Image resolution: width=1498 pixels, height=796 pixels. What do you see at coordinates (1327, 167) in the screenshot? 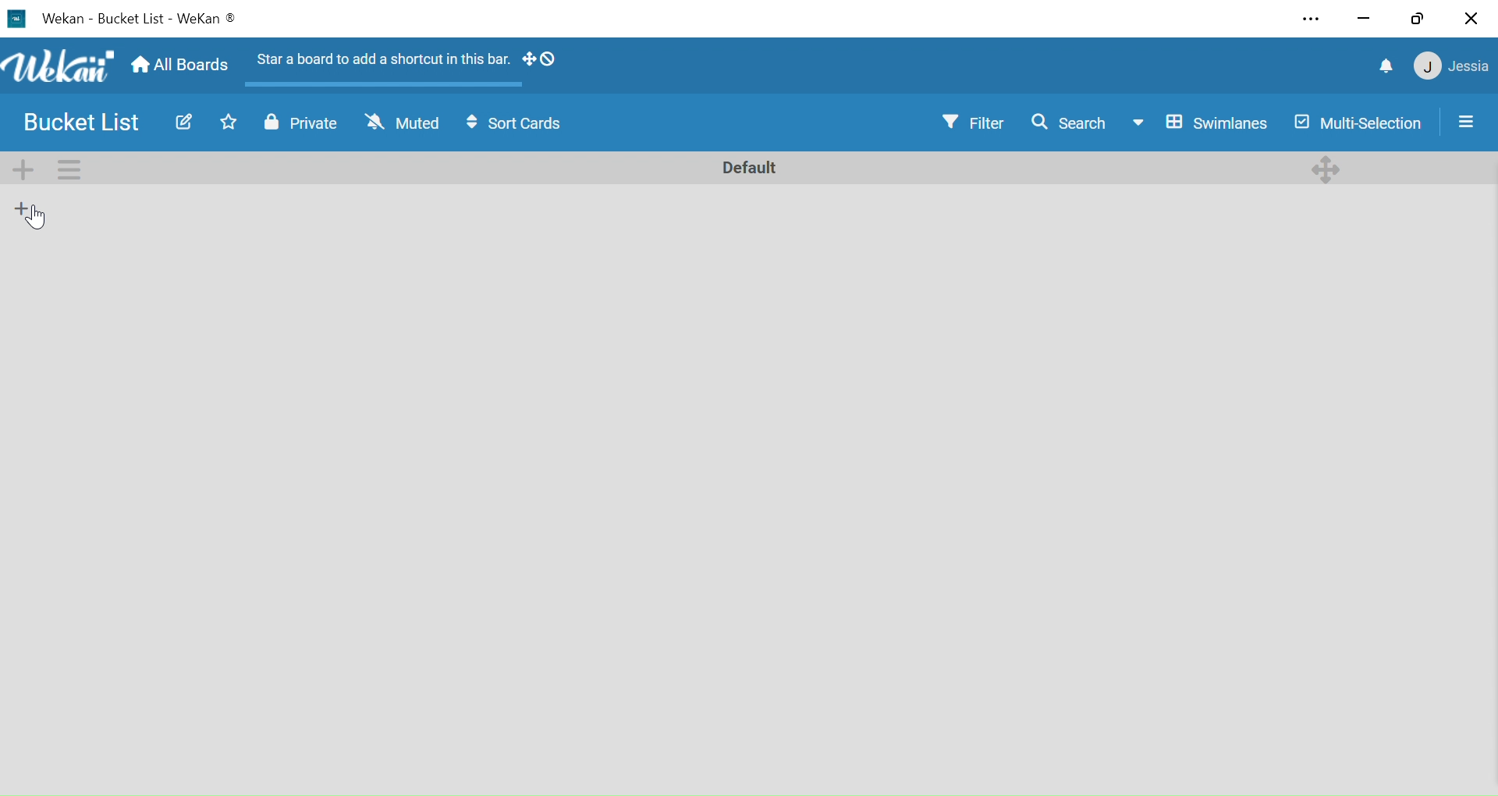
I see `Swimlane handle` at bounding box center [1327, 167].